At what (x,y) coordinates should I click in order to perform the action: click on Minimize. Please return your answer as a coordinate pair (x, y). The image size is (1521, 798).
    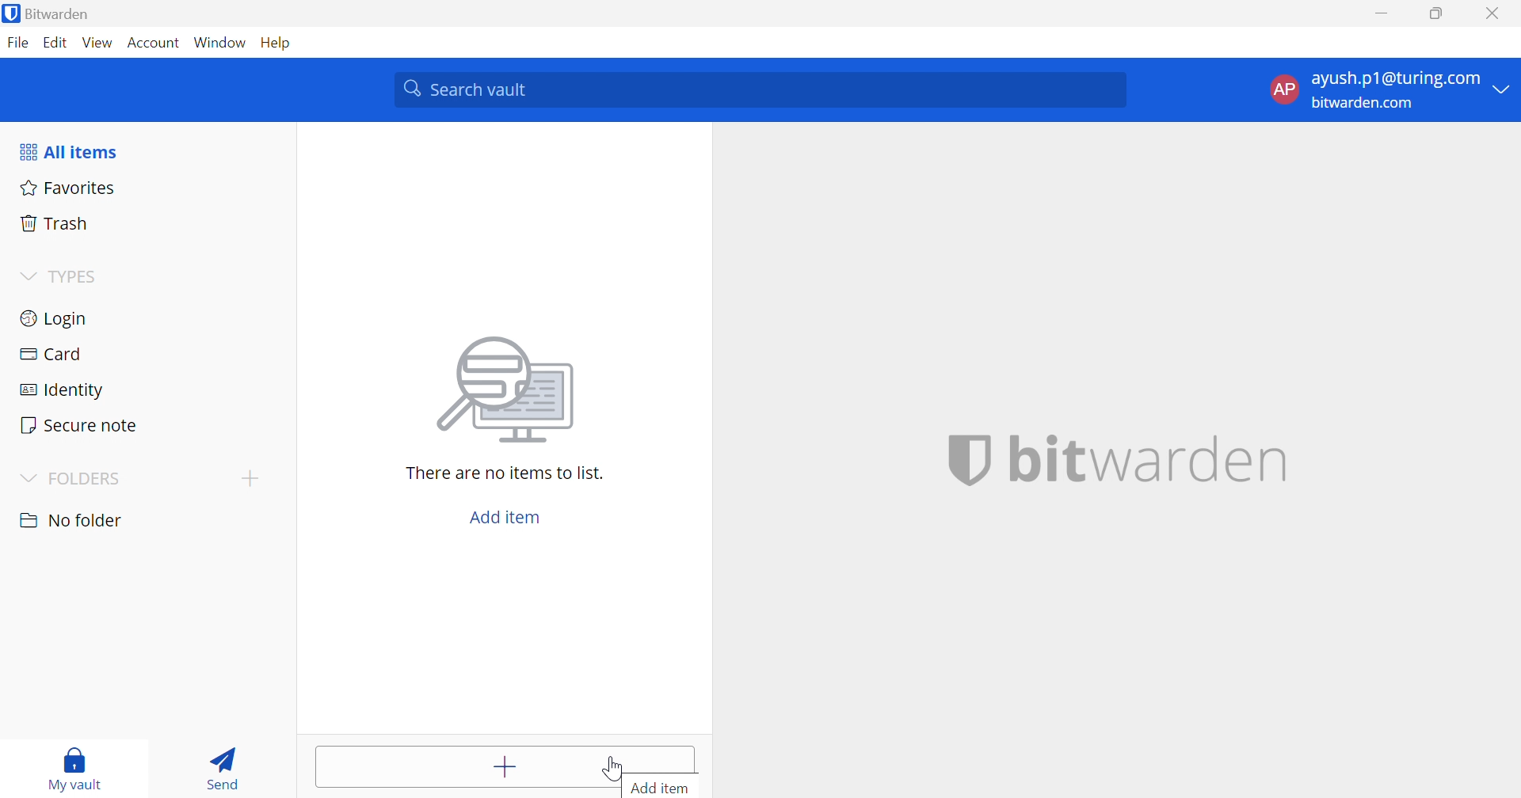
    Looking at the image, I should click on (1382, 14).